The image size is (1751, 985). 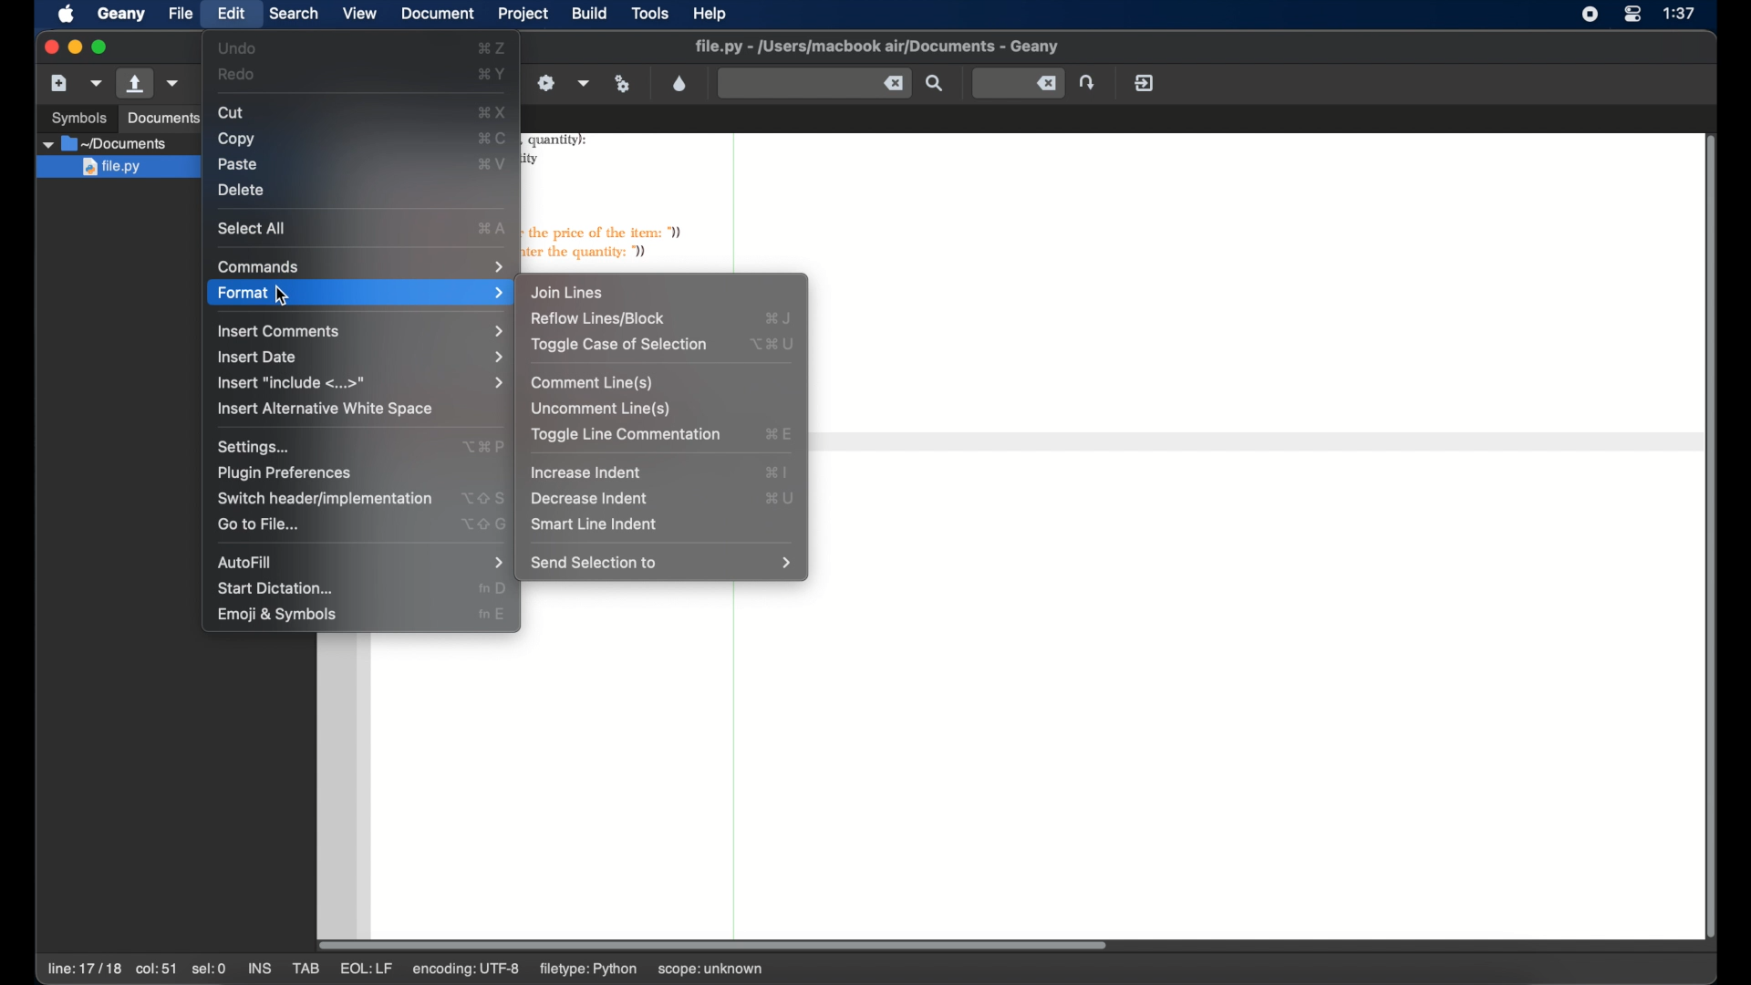 What do you see at coordinates (624, 83) in the screenshot?
I see `run or view current file` at bounding box center [624, 83].